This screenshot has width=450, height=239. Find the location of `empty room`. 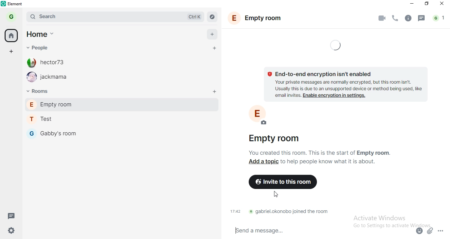

empty room is located at coordinates (259, 16).